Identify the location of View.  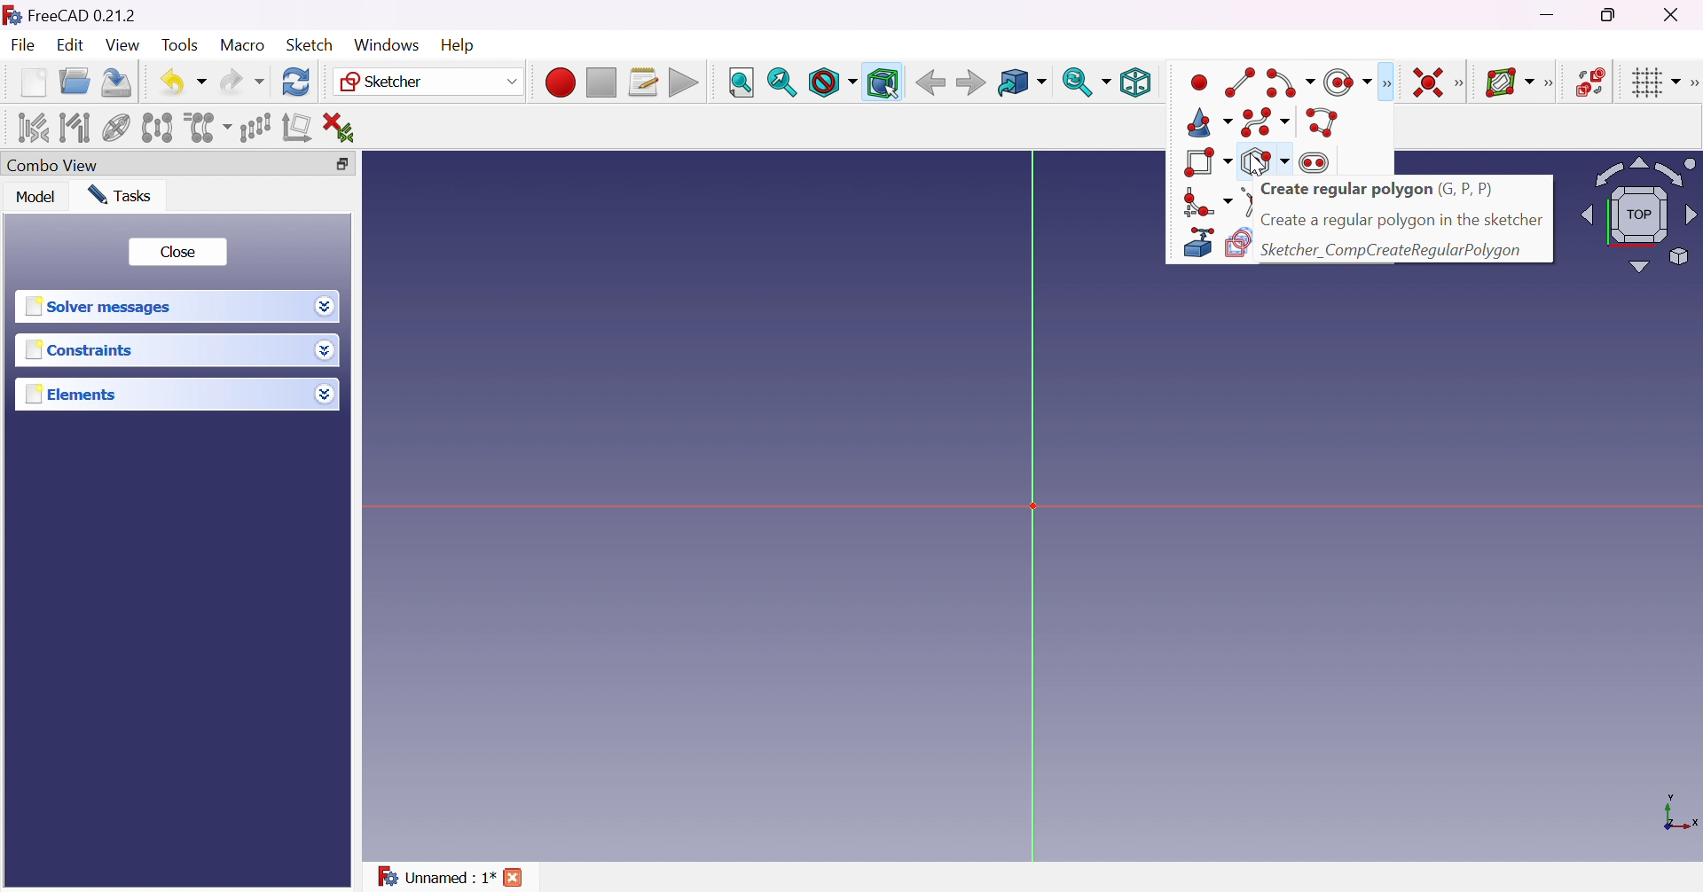
(123, 45).